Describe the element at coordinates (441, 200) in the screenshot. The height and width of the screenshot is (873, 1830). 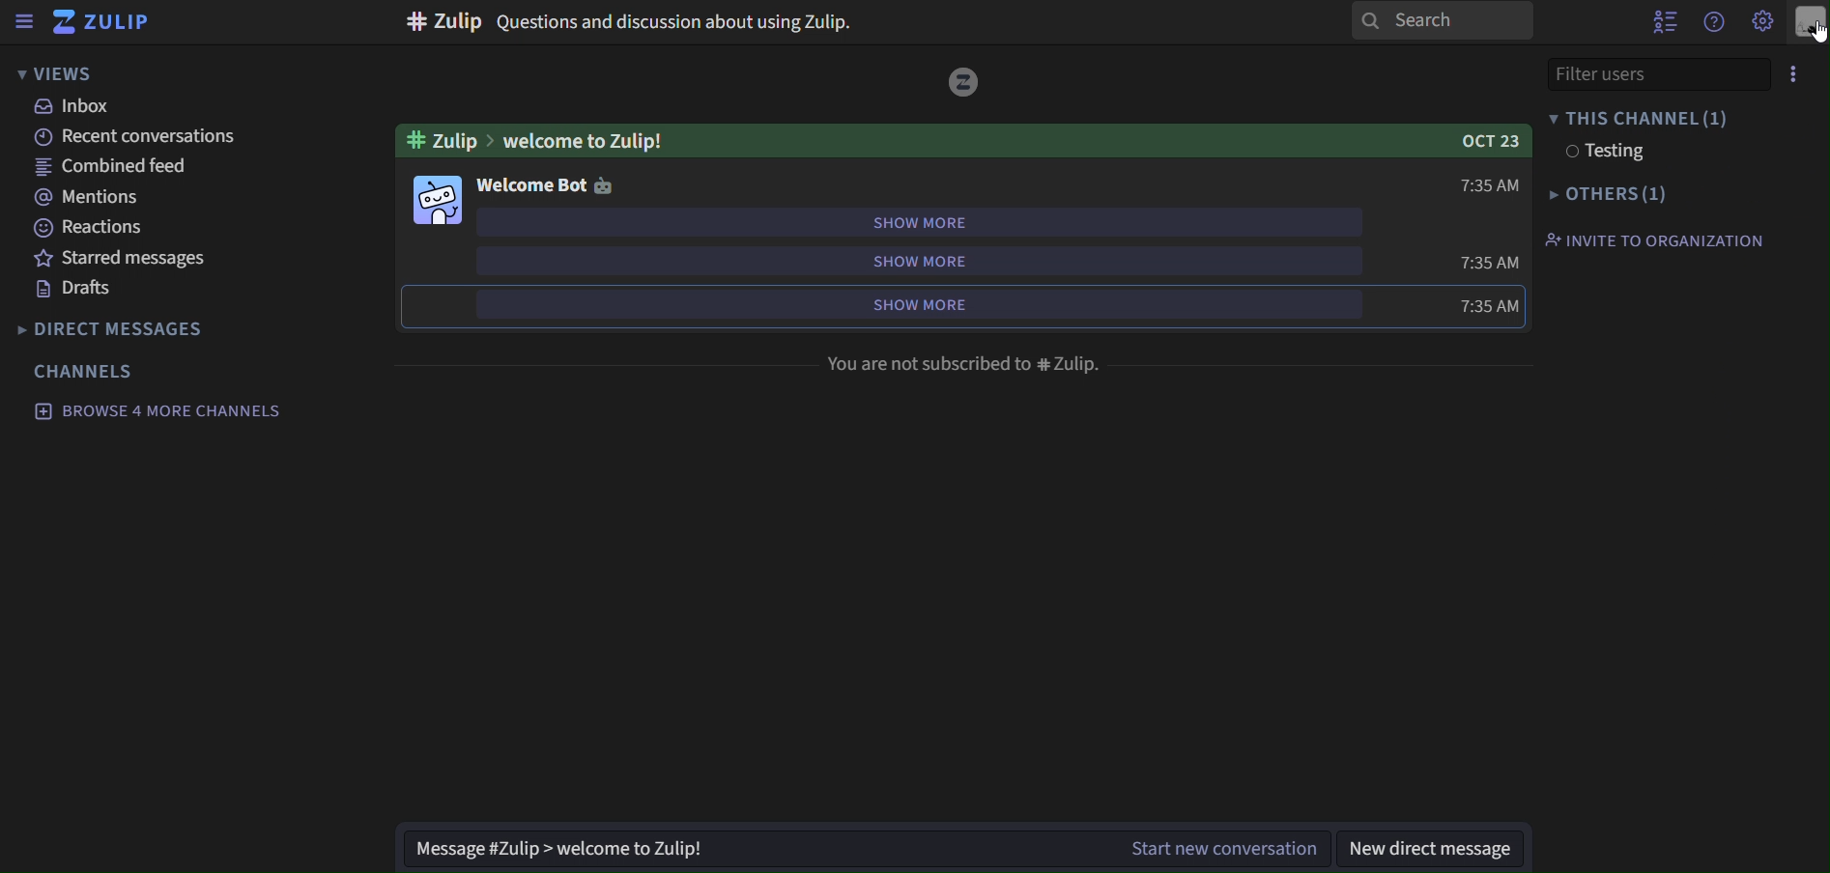
I see `image` at that location.